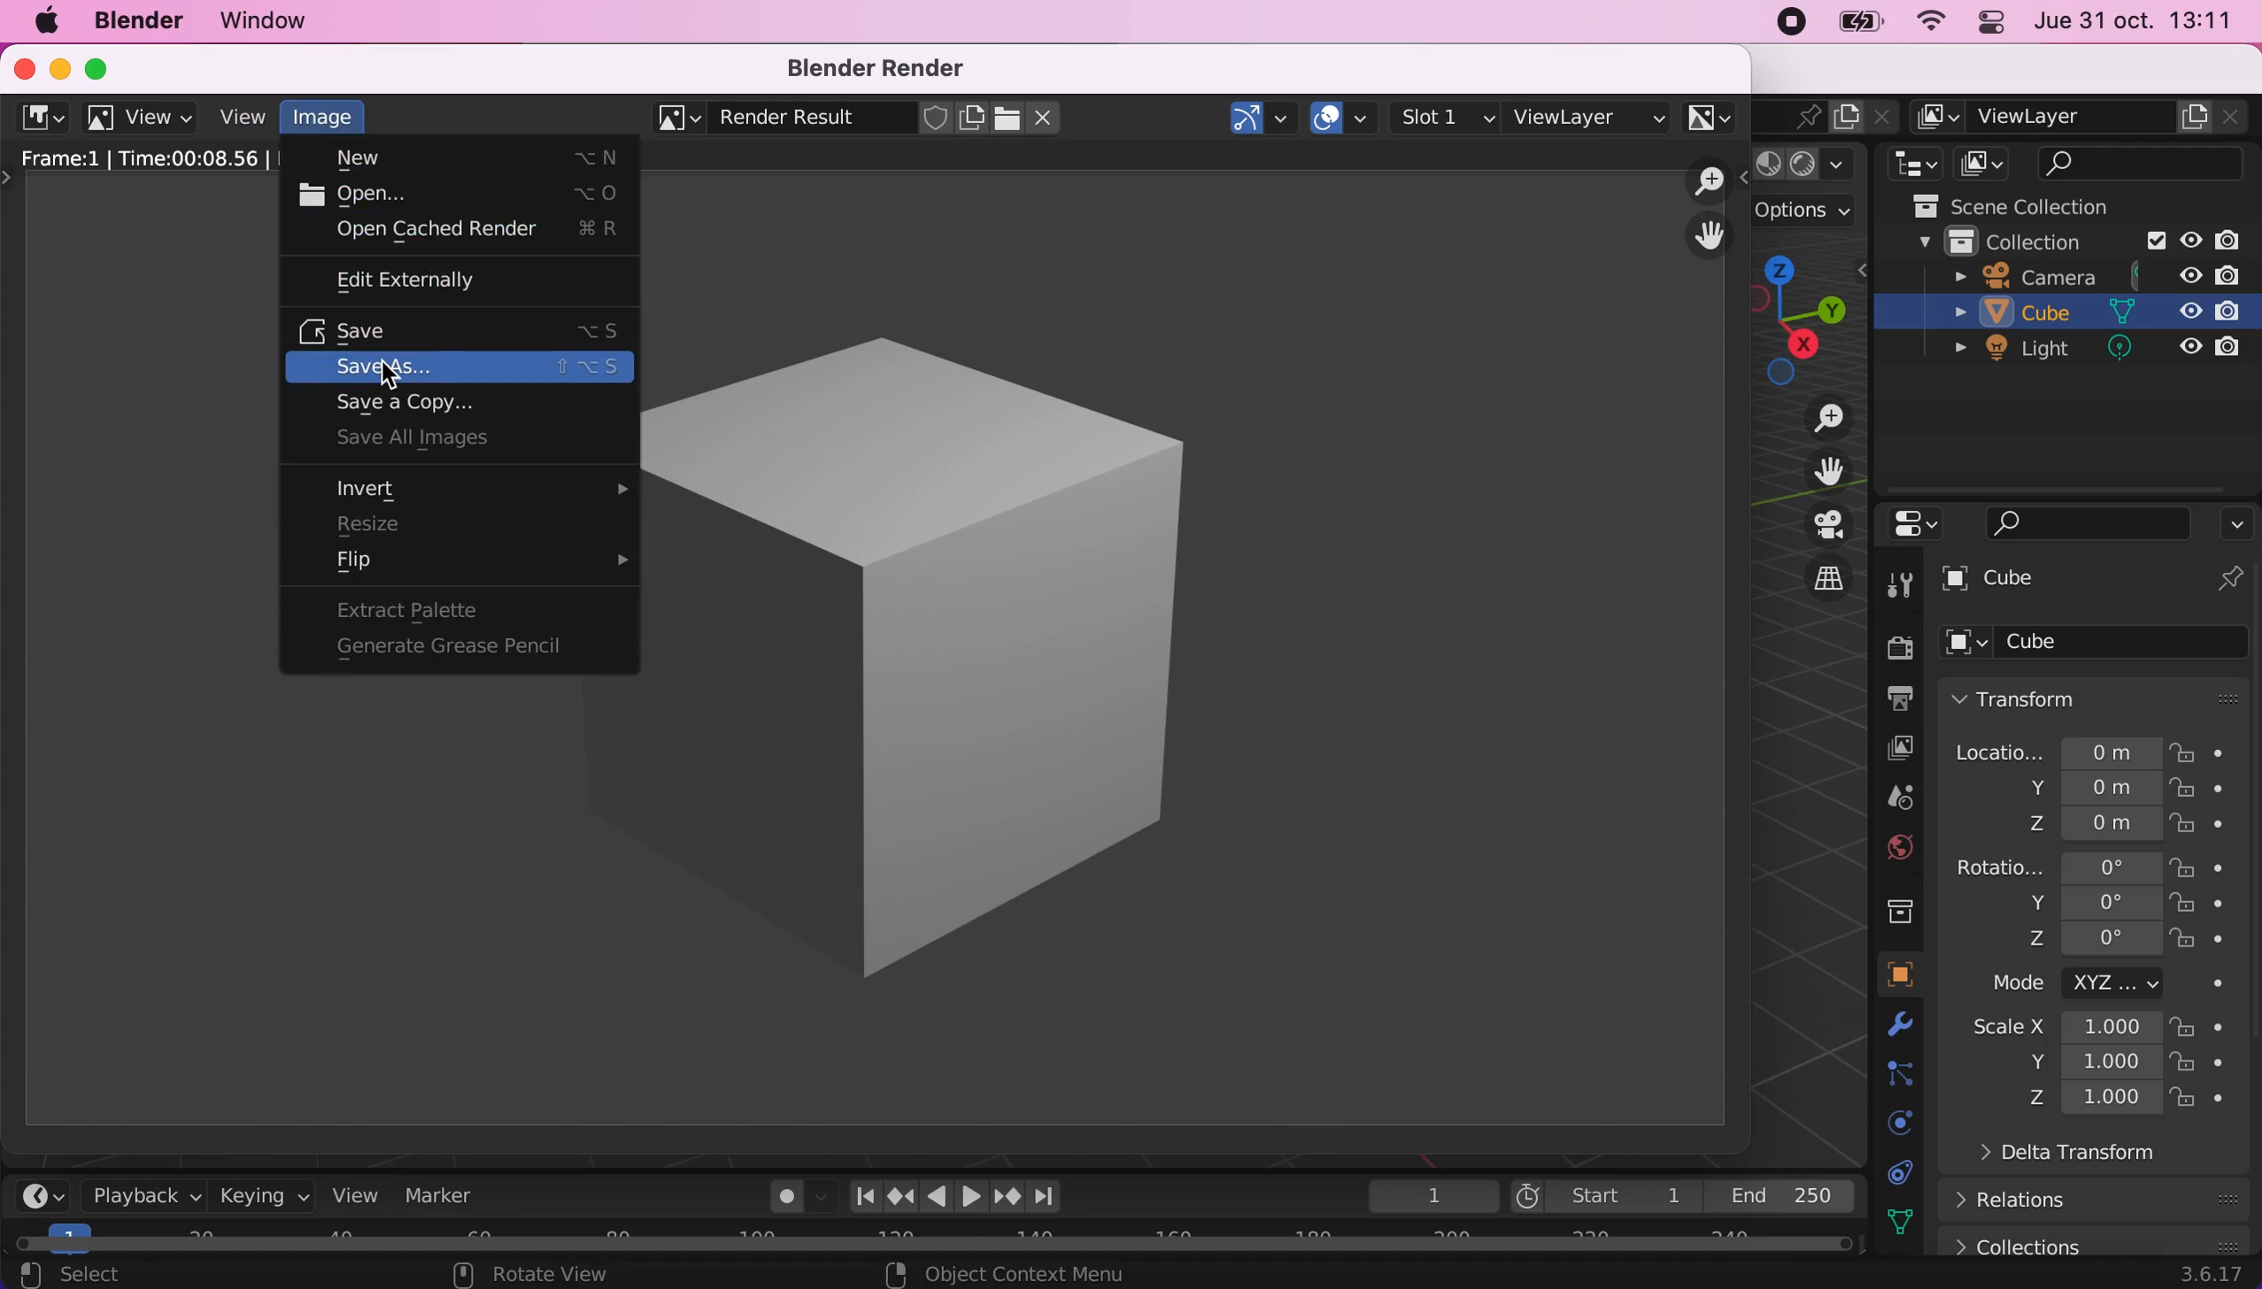 This screenshot has width=2262, height=1289. What do you see at coordinates (2101, 697) in the screenshot?
I see `transform ` at bounding box center [2101, 697].